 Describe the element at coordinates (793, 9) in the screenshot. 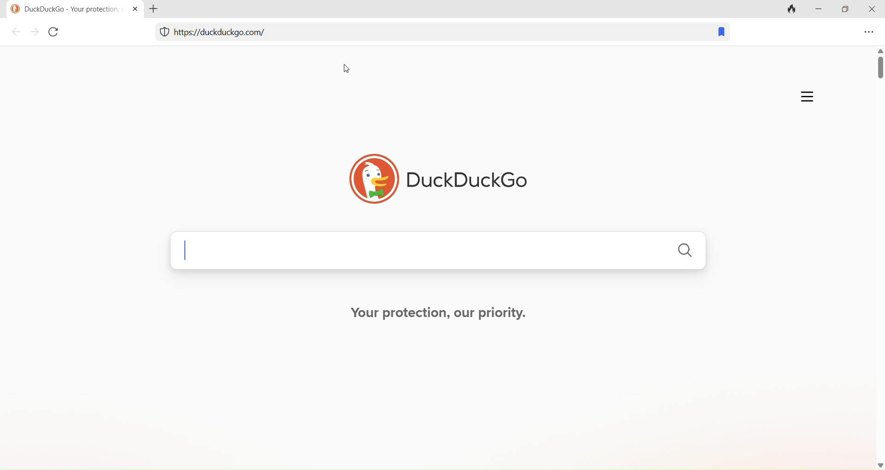

I see `clear tab and clear data` at that location.